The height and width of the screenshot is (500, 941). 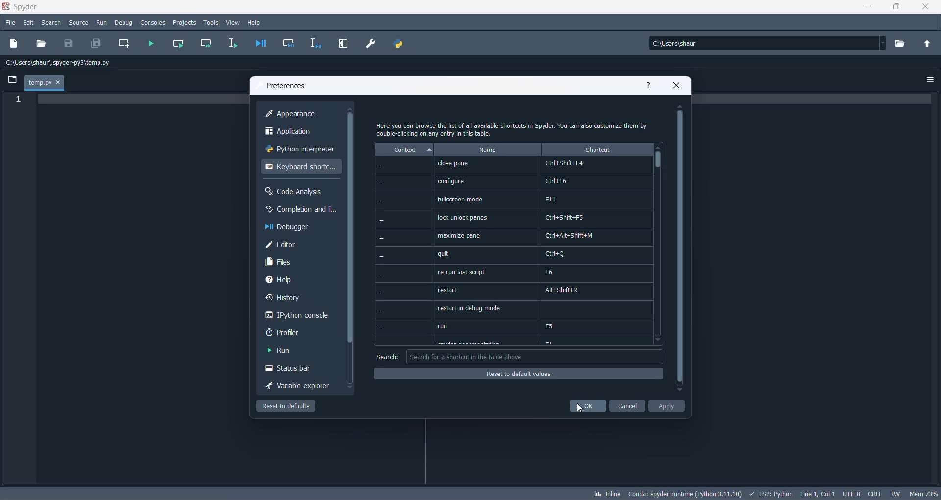 I want to click on spyder version, so click(x=684, y=493).